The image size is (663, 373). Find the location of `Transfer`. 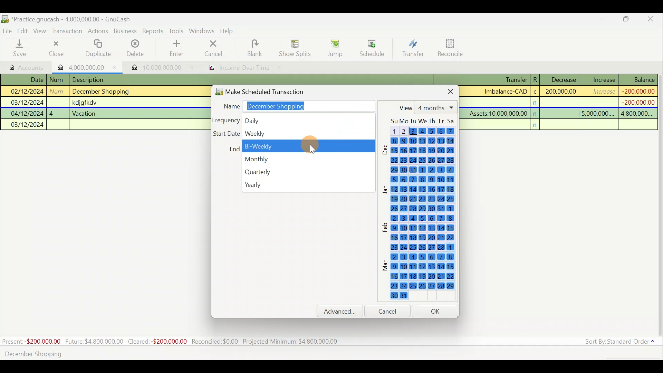

Transfer is located at coordinates (413, 48).